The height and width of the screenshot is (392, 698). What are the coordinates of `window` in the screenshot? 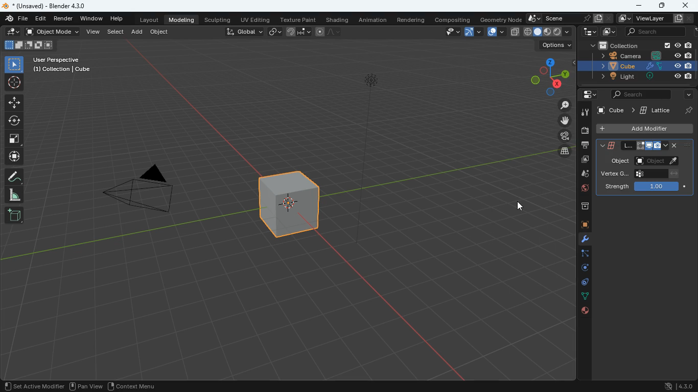 It's located at (92, 18).